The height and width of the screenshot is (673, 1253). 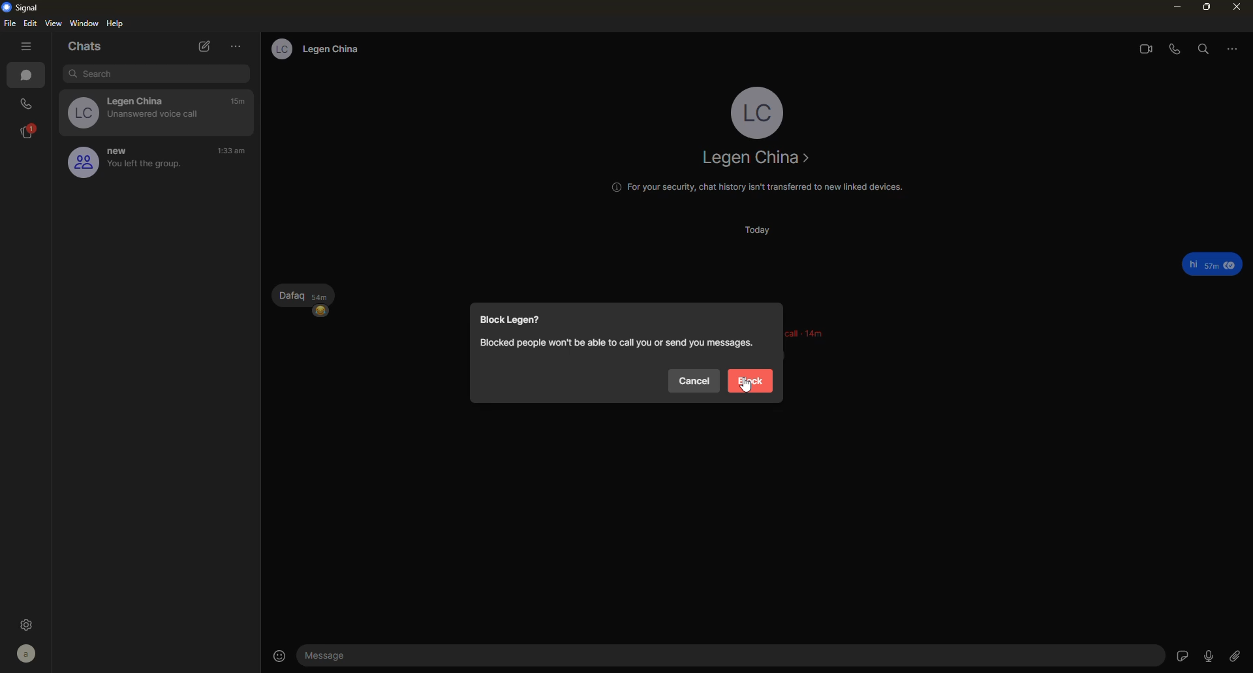 I want to click on profile pic, so click(x=757, y=112).